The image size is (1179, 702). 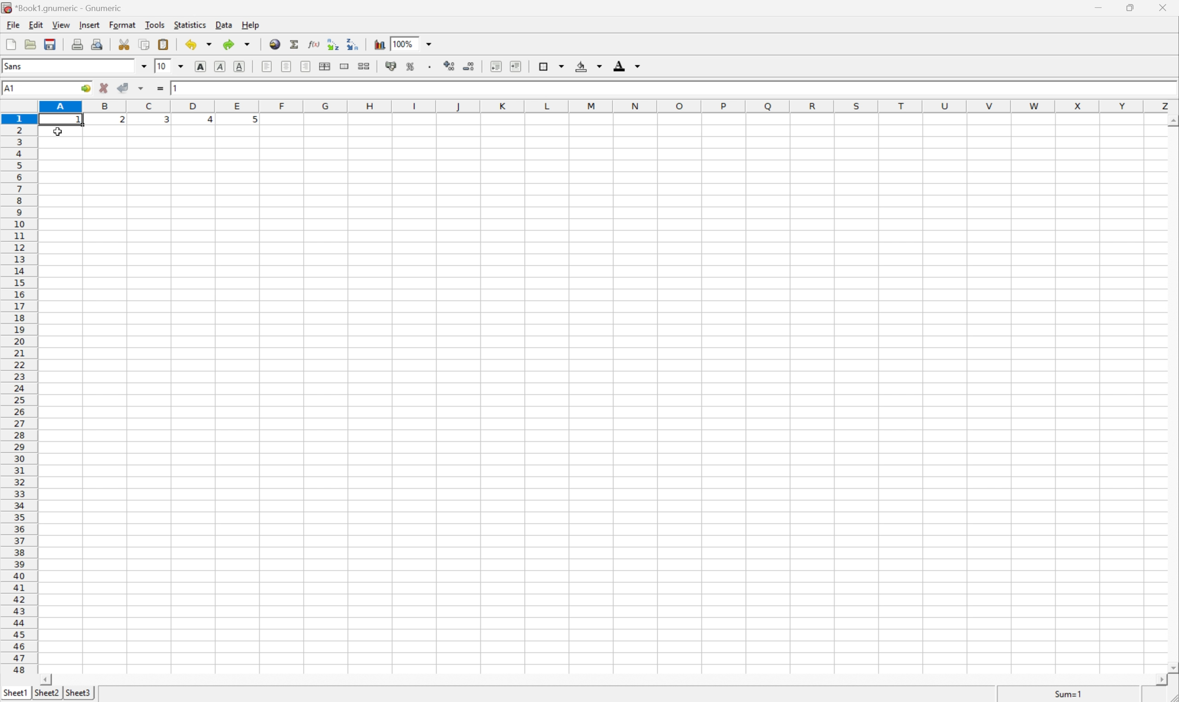 What do you see at coordinates (467, 66) in the screenshot?
I see `decrease number of decimals displayed` at bounding box center [467, 66].